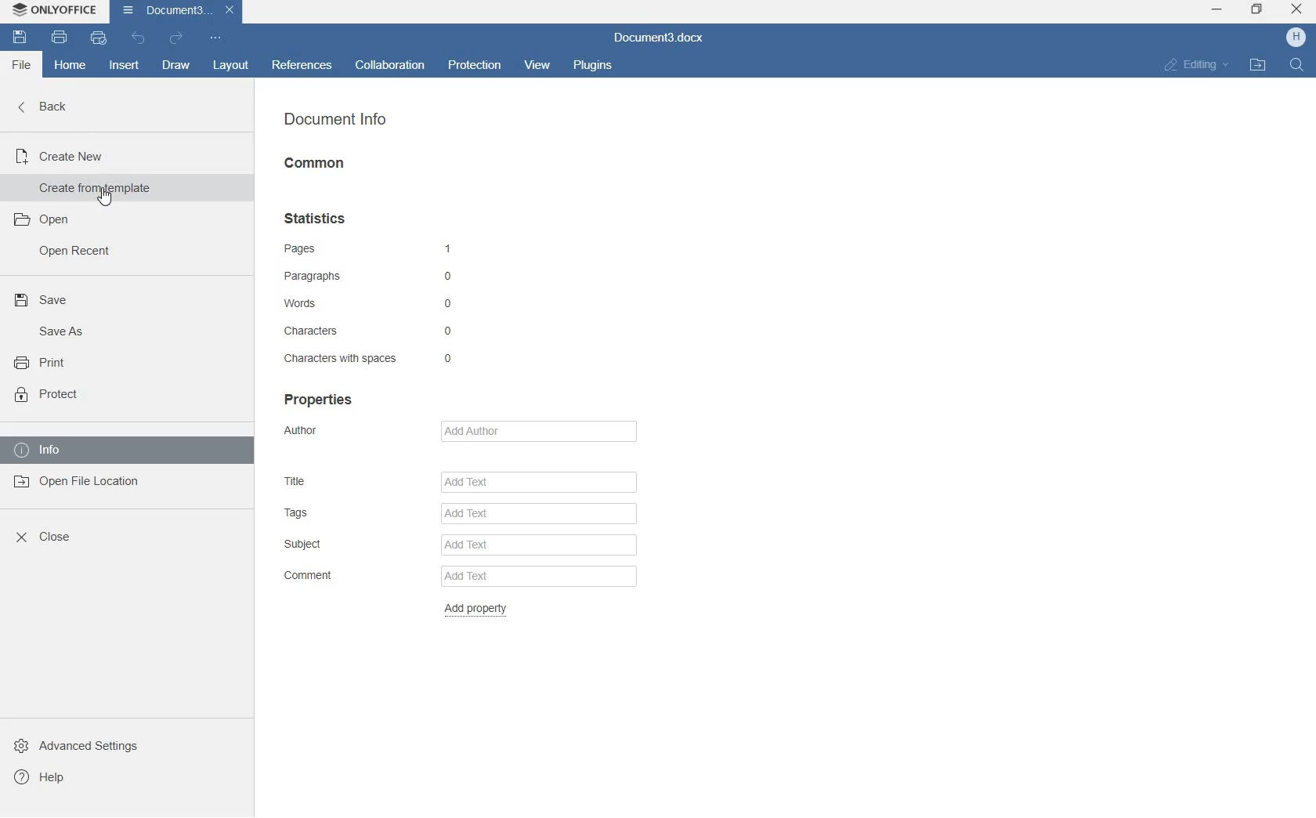 The image size is (1316, 818). I want to click on close, so click(1296, 9).